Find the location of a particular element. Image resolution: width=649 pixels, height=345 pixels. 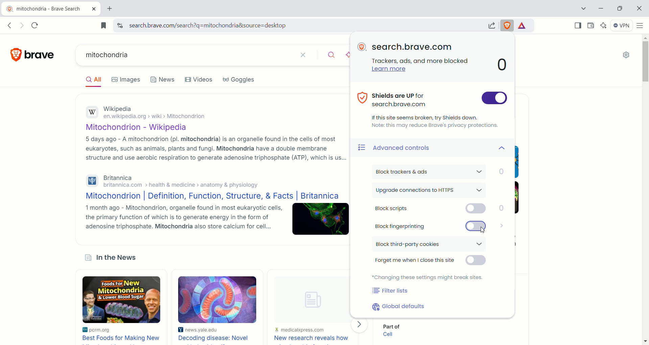

logo is located at coordinates (13, 55).